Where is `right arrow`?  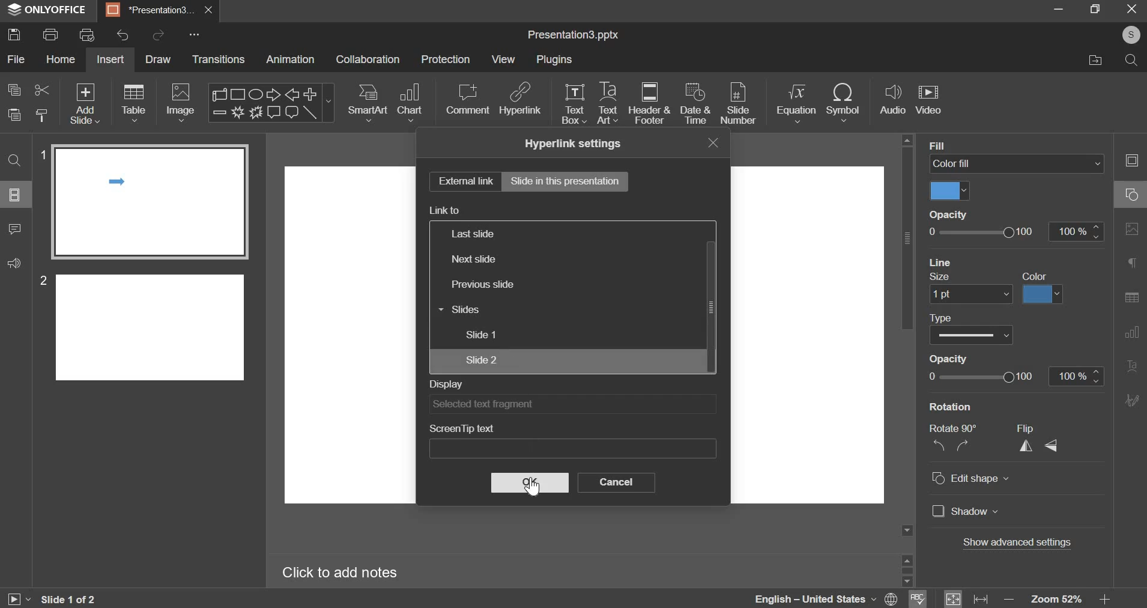
right arrow is located at coordinates (271, 94).